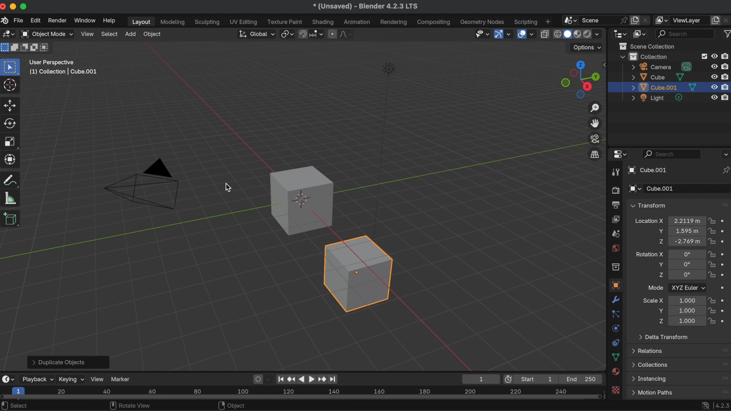 This screenshot has height=411, width=731. What do you see at coordinates (479, 379) in the screenshot?
I see `1` at bounding box center [479, 379].